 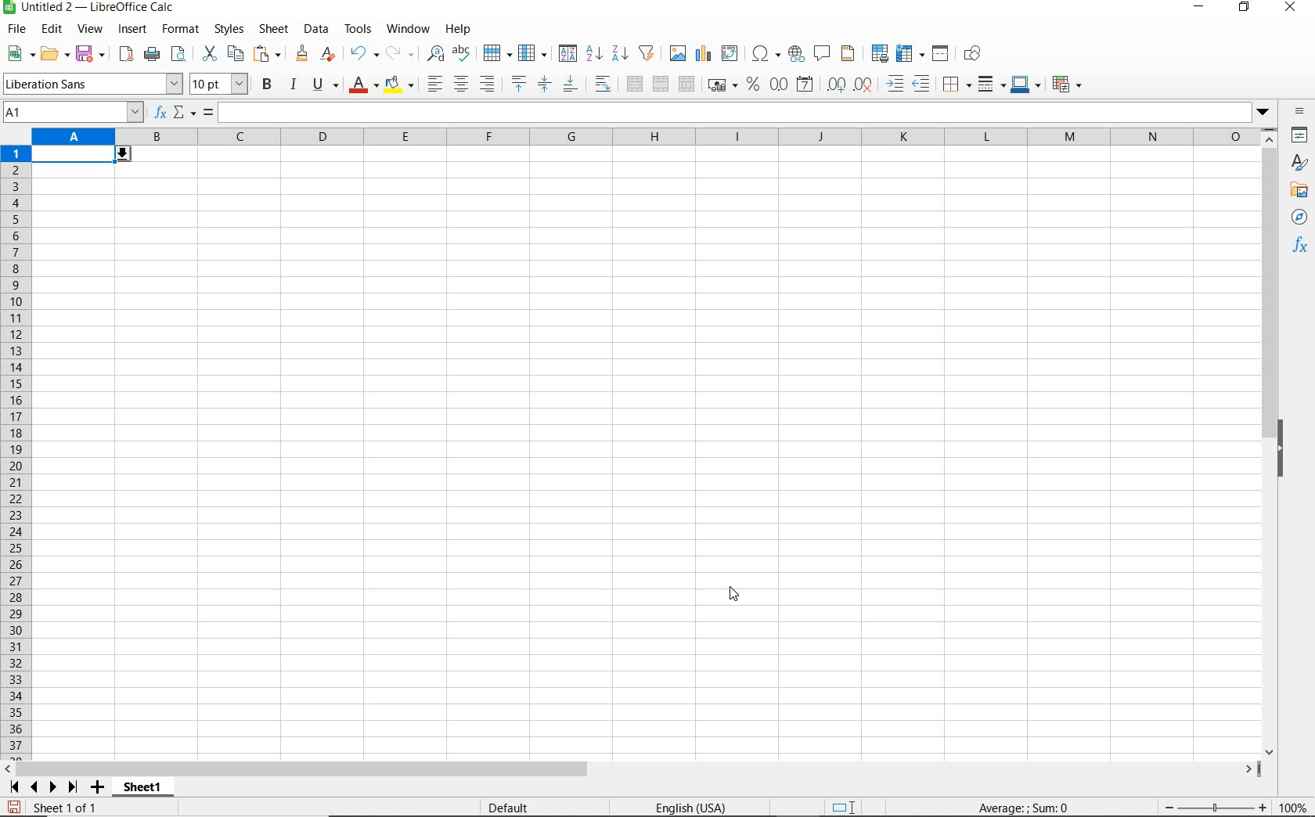 What do you see at coordinates (303, 54) in the screenshot?
I see `clone formatting` at bounding box center [303, 54].